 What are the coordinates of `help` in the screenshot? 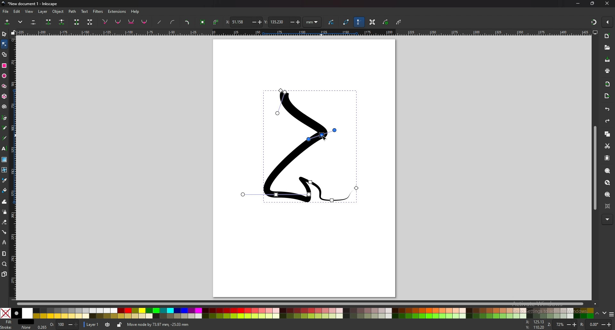 It's located at (136, 12).